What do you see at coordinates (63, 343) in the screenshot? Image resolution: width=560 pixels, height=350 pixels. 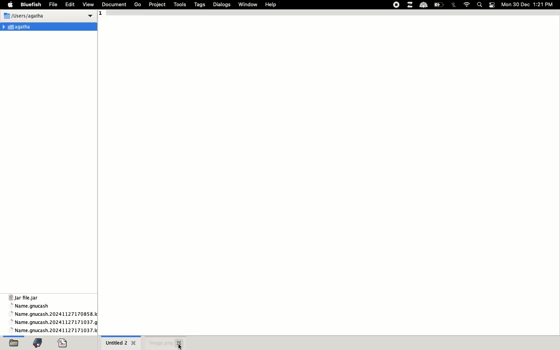 I see `code` at bounding box center [63, 343].